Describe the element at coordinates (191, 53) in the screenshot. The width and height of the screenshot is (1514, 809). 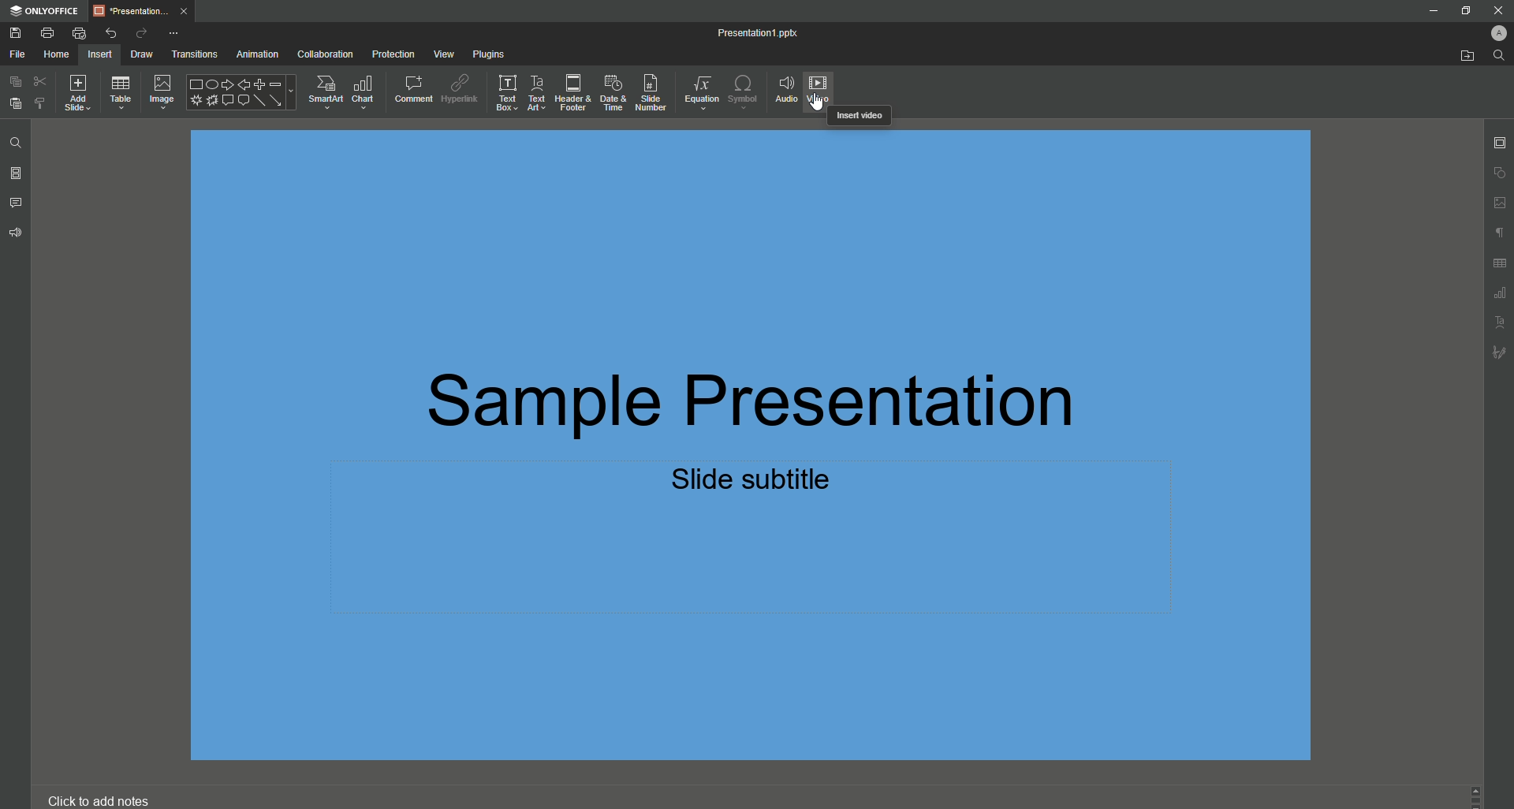
I see `Transitions` at that location.